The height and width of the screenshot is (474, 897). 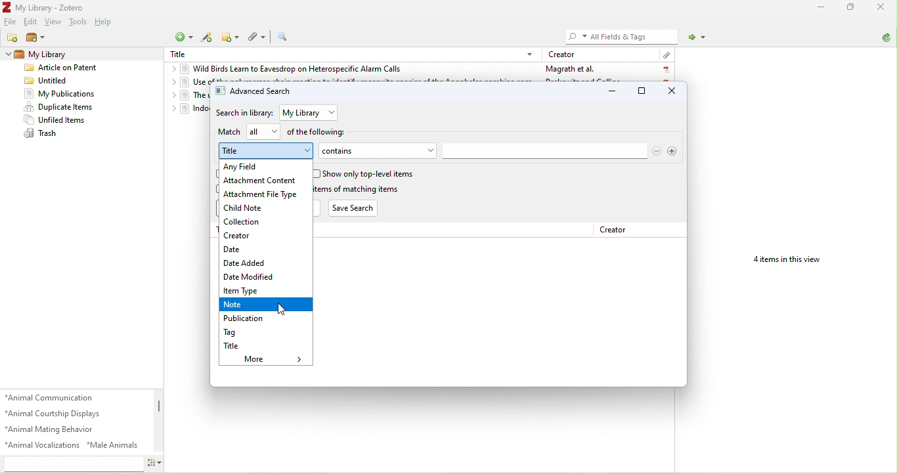 What do you see at coordinates (172, 68) in the screenshot?
I see `drop-down` at bounding box center [172, 68].